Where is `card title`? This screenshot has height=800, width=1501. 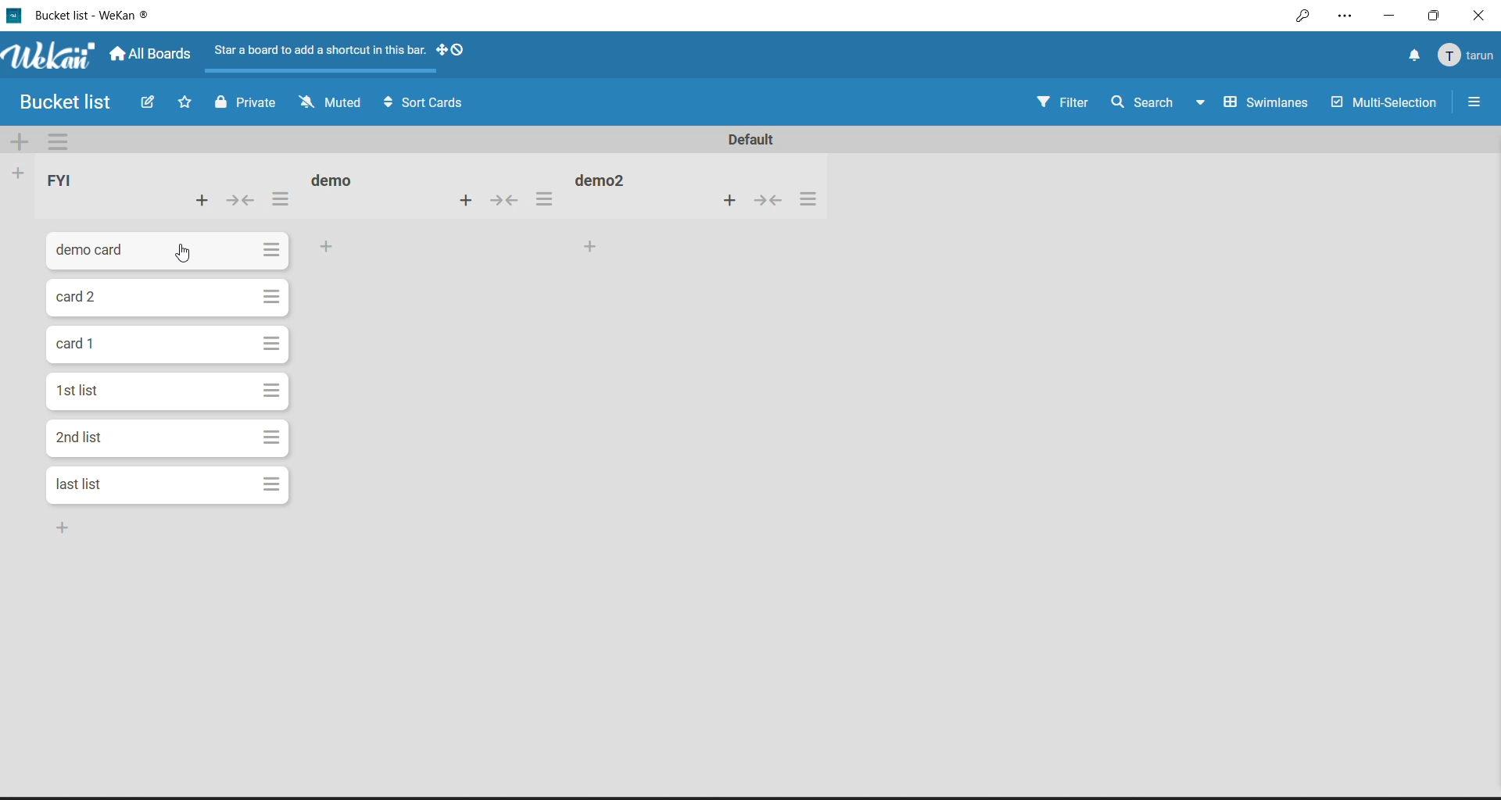
card title is located at coordinates (94, 253).